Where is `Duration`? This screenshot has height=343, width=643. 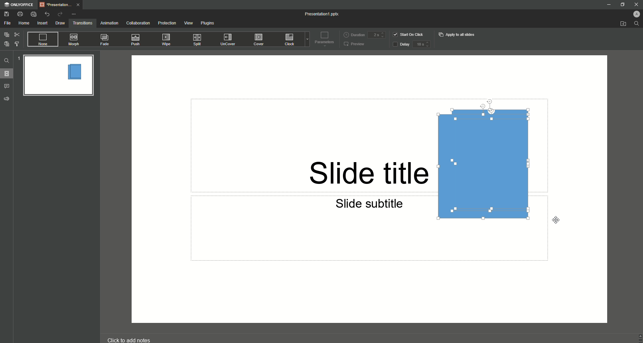
Duration is located at coordinates (354, 34).